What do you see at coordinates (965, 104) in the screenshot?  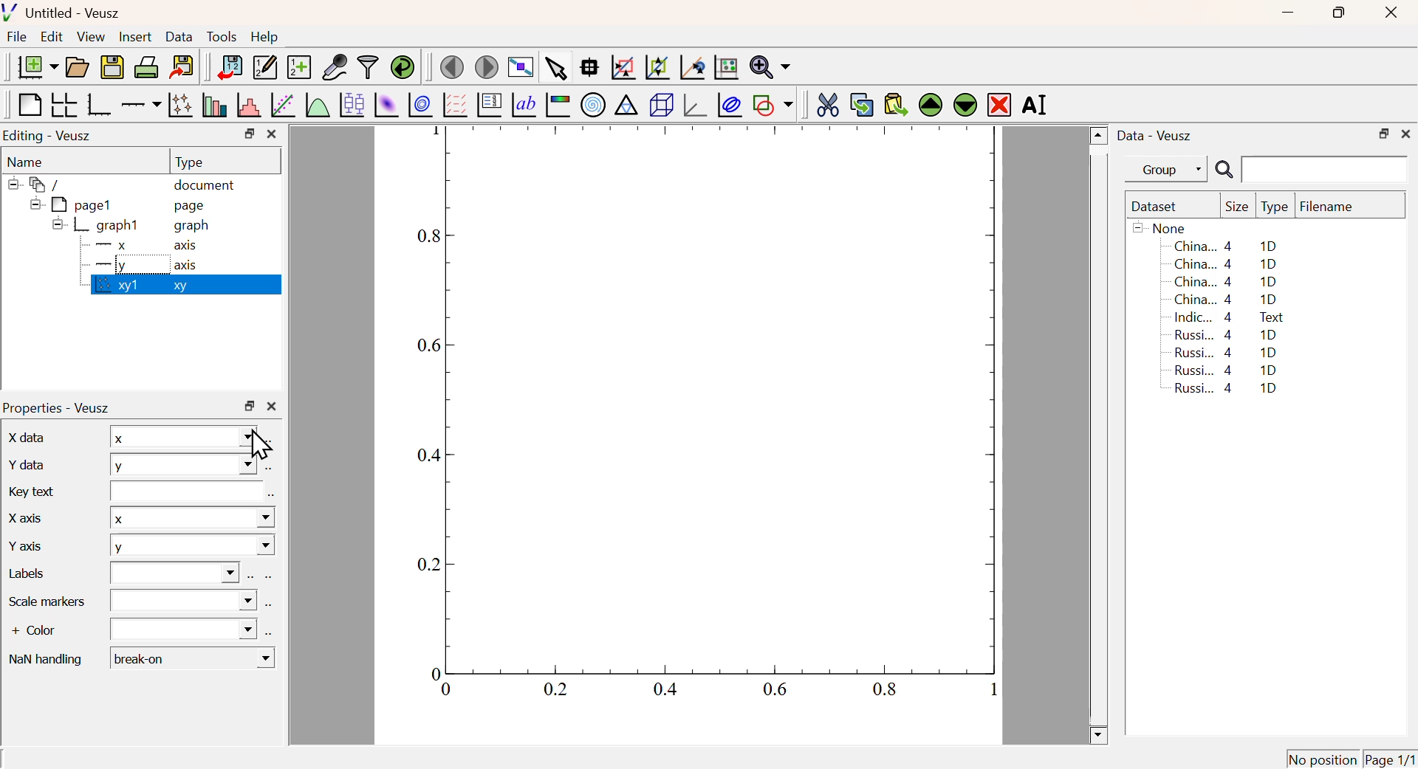 I see `Move Down` at bounding box center [965, 104].